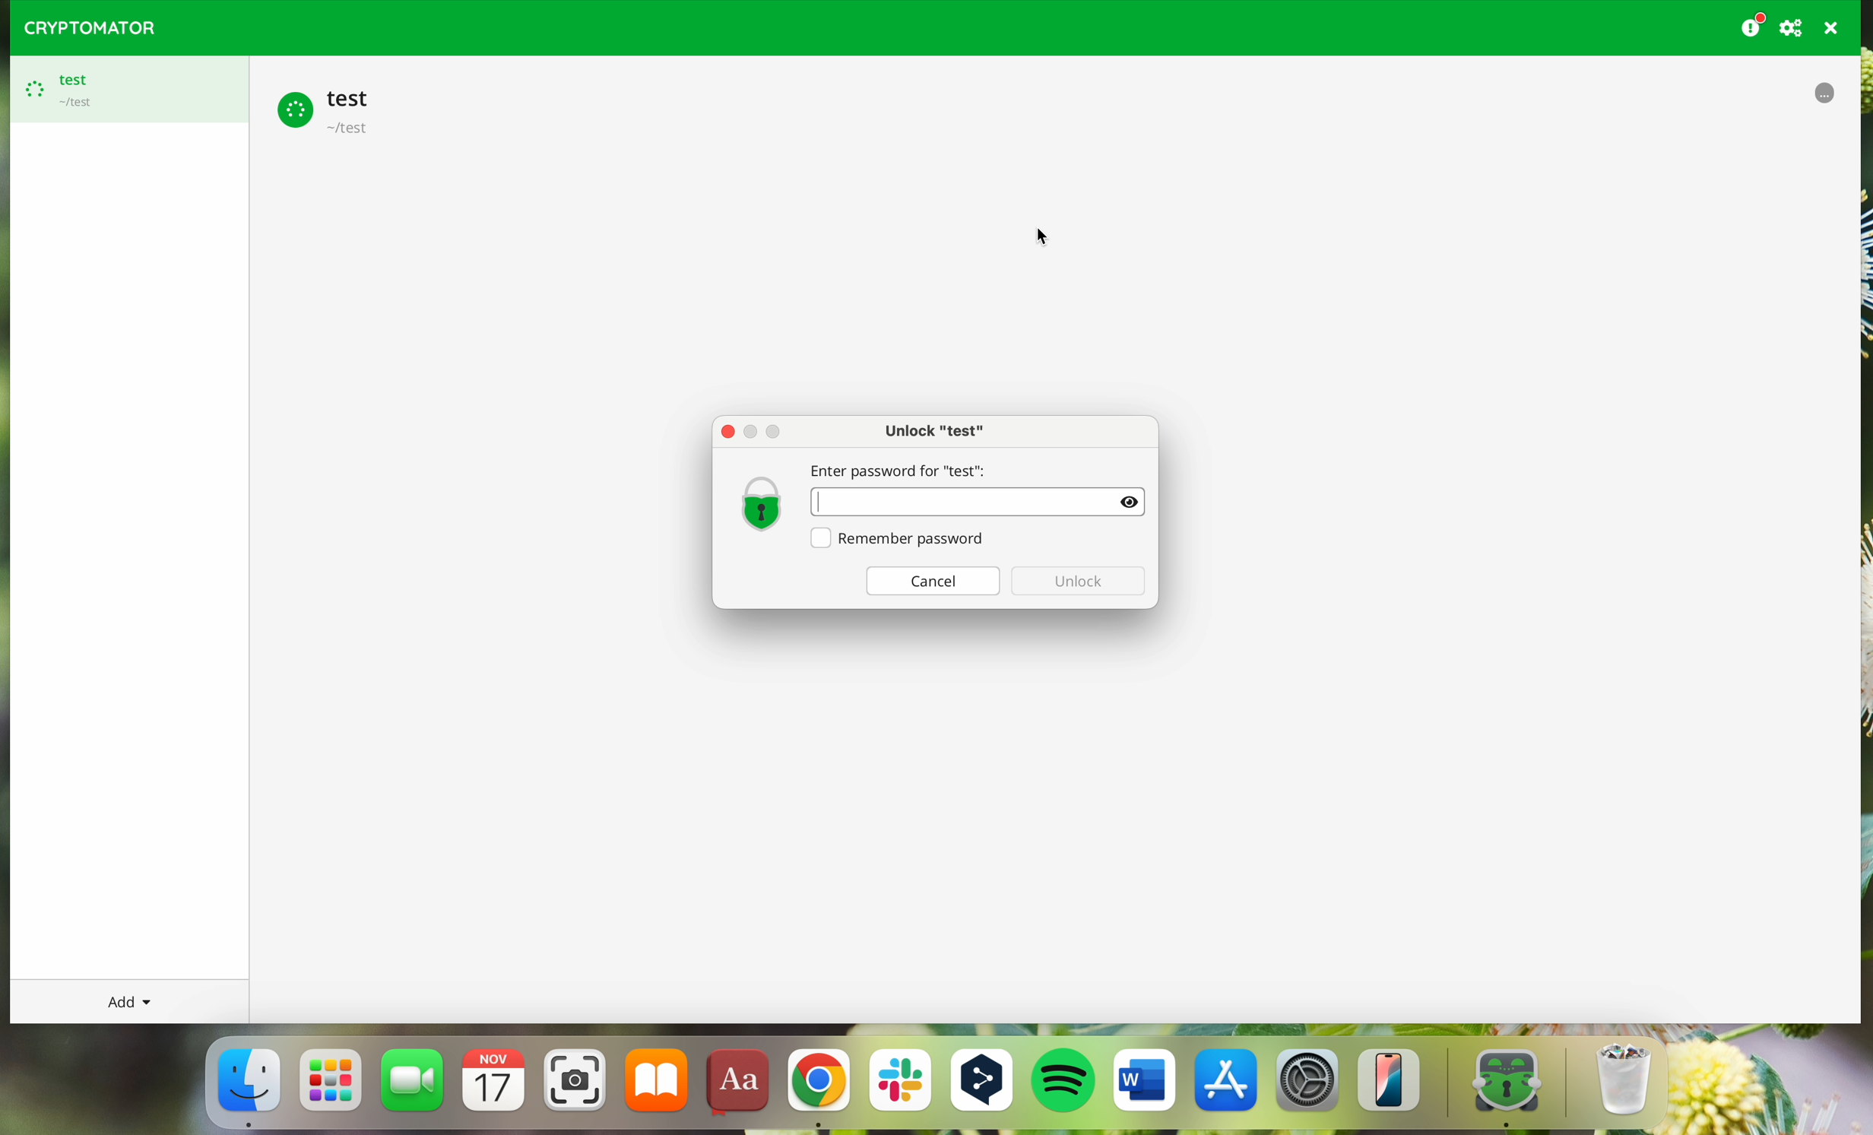  Describe the element at coordinates (1309, 1087) in the screenshot. I see `settings` at that location.